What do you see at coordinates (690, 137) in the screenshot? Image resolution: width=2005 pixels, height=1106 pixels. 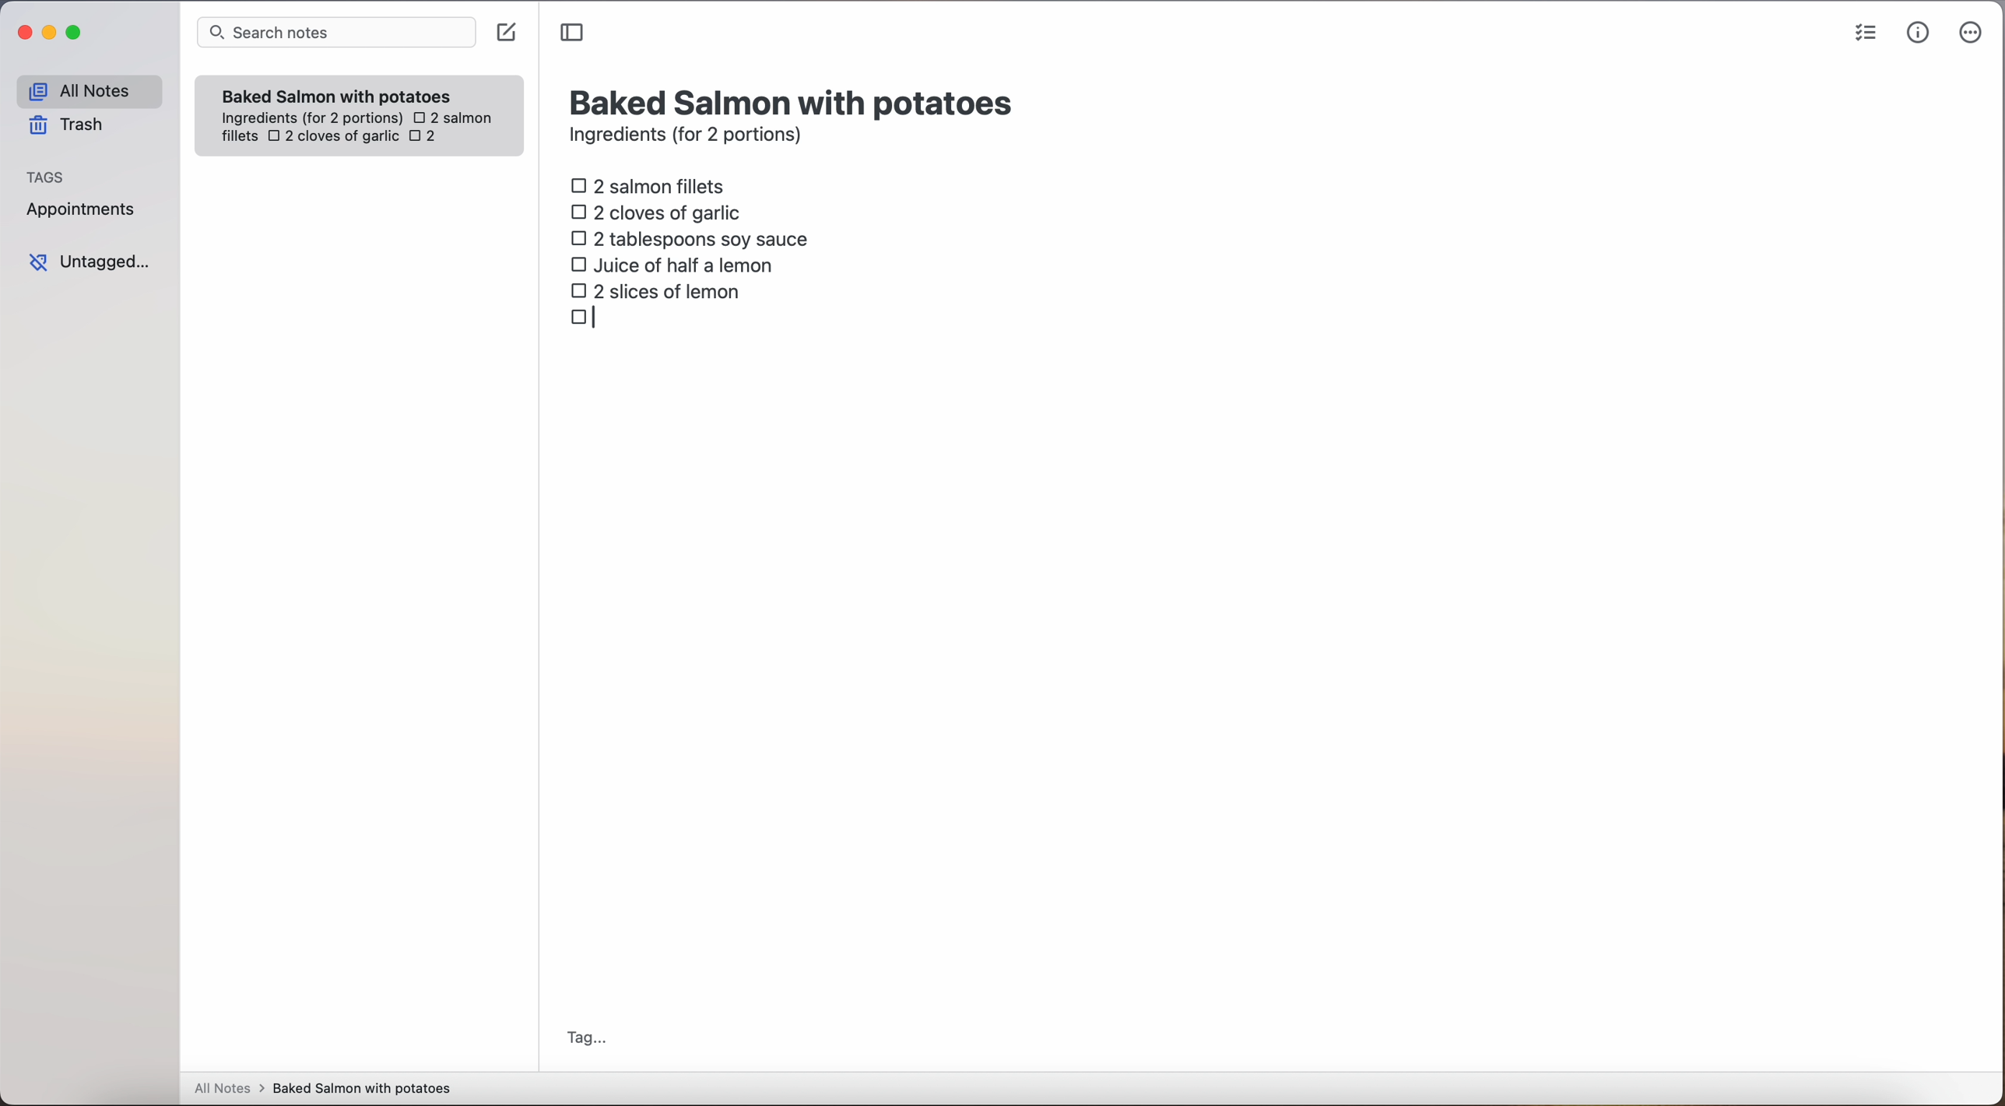 I see `ingredients (for 2 portions)` at bounding box center [690, 137].